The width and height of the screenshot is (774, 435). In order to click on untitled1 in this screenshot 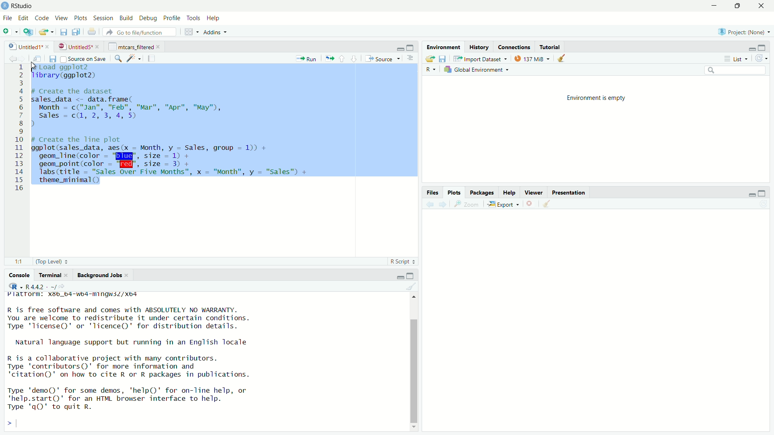, I will do `click(25, 47)`.